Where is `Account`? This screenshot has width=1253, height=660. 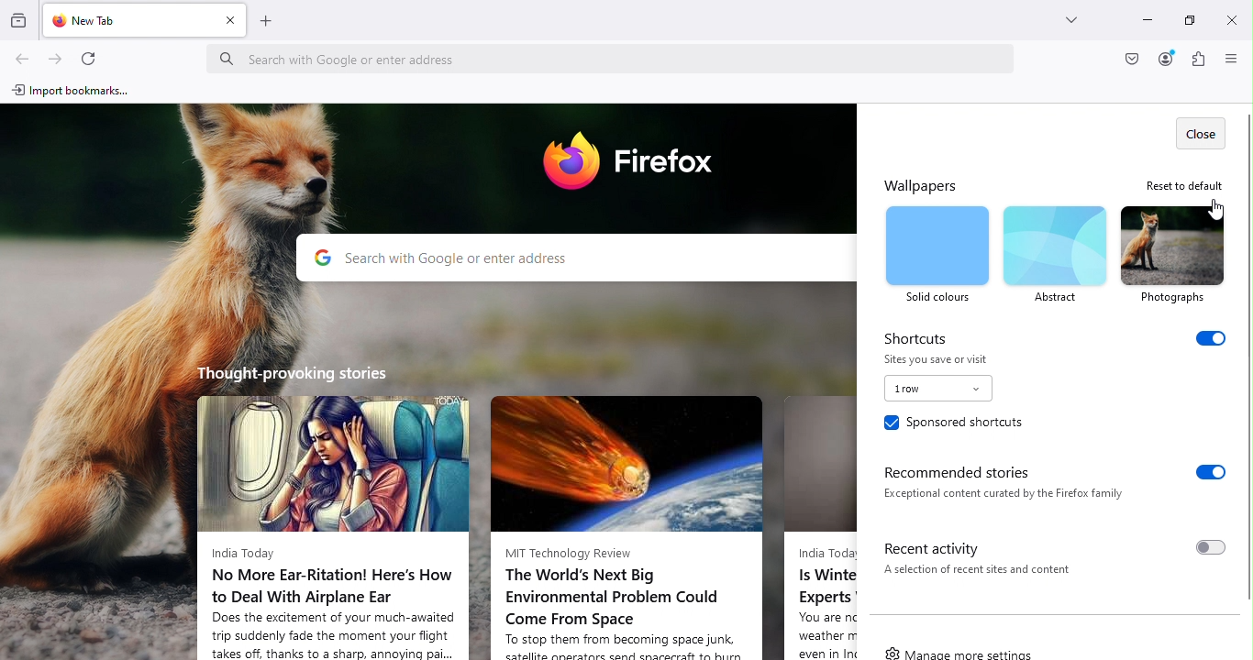 Account is located at coordinates (1164, 59).